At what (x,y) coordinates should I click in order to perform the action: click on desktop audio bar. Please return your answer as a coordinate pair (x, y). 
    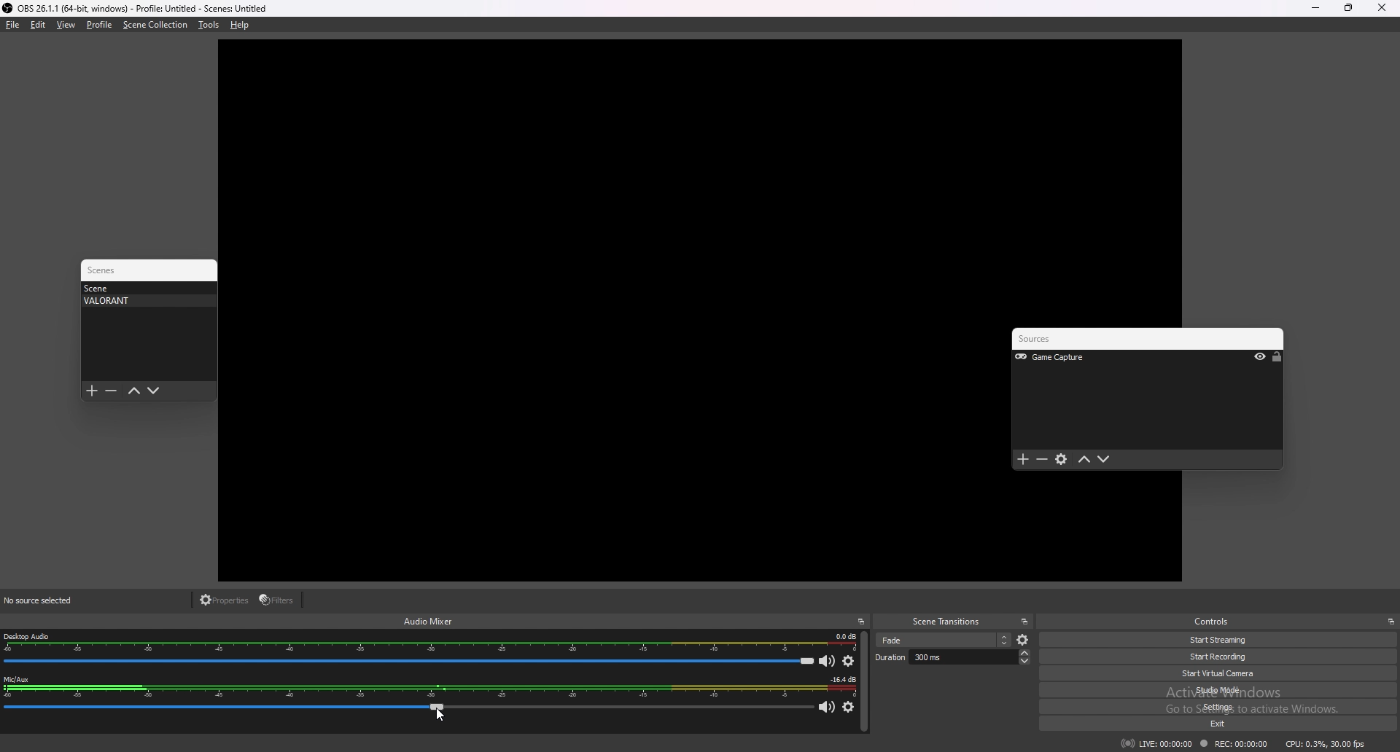
    Looking at the image, I should click on (408, 661).